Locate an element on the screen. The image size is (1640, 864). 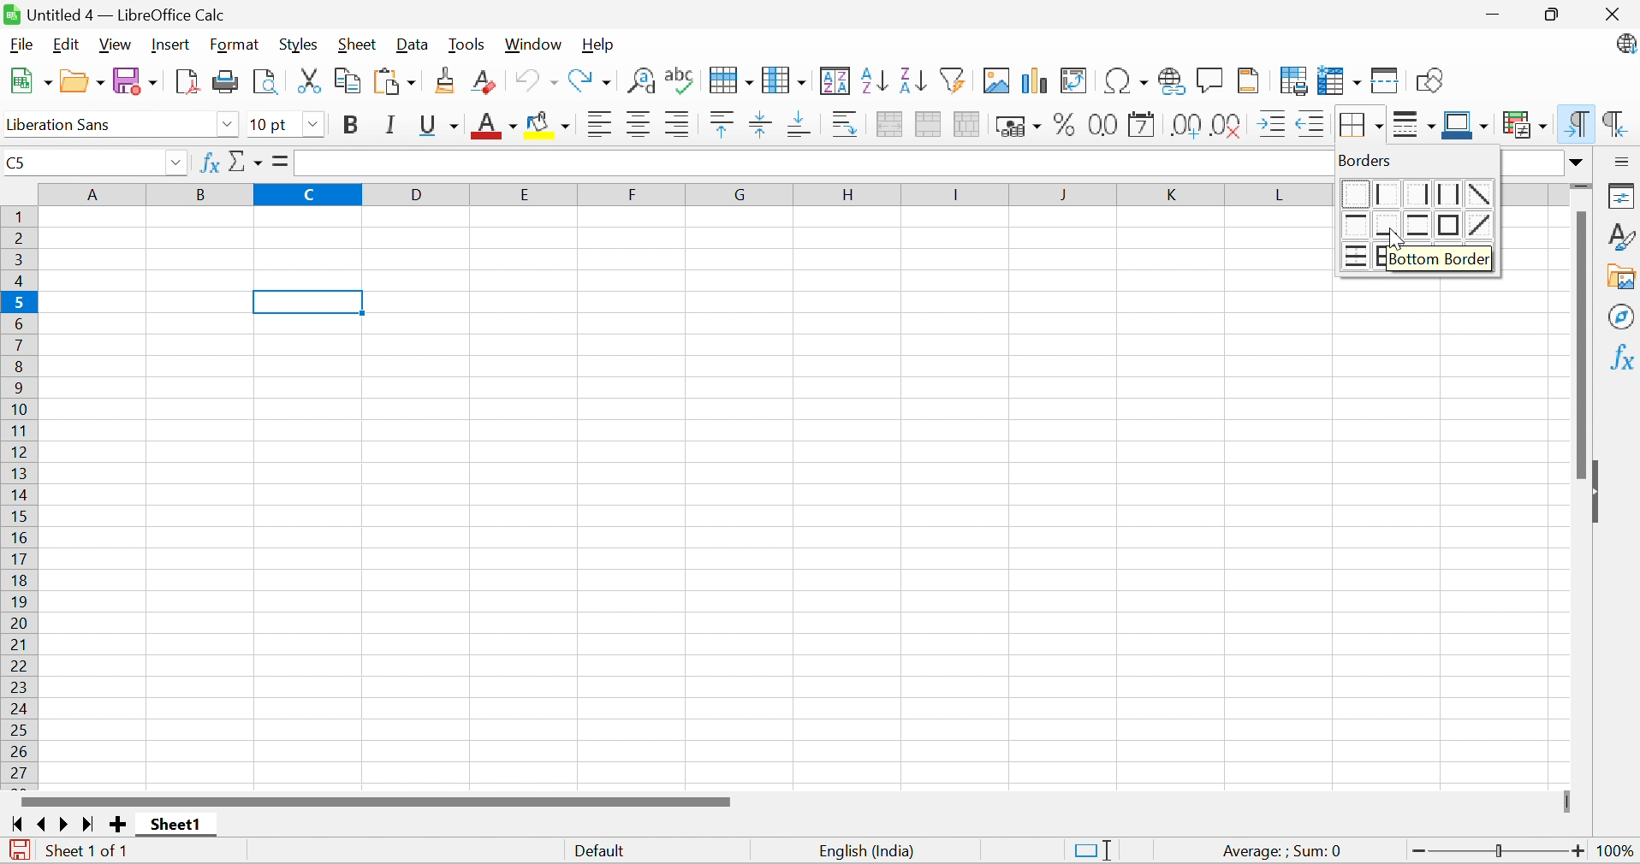
View is located at coordinates (116, 45).